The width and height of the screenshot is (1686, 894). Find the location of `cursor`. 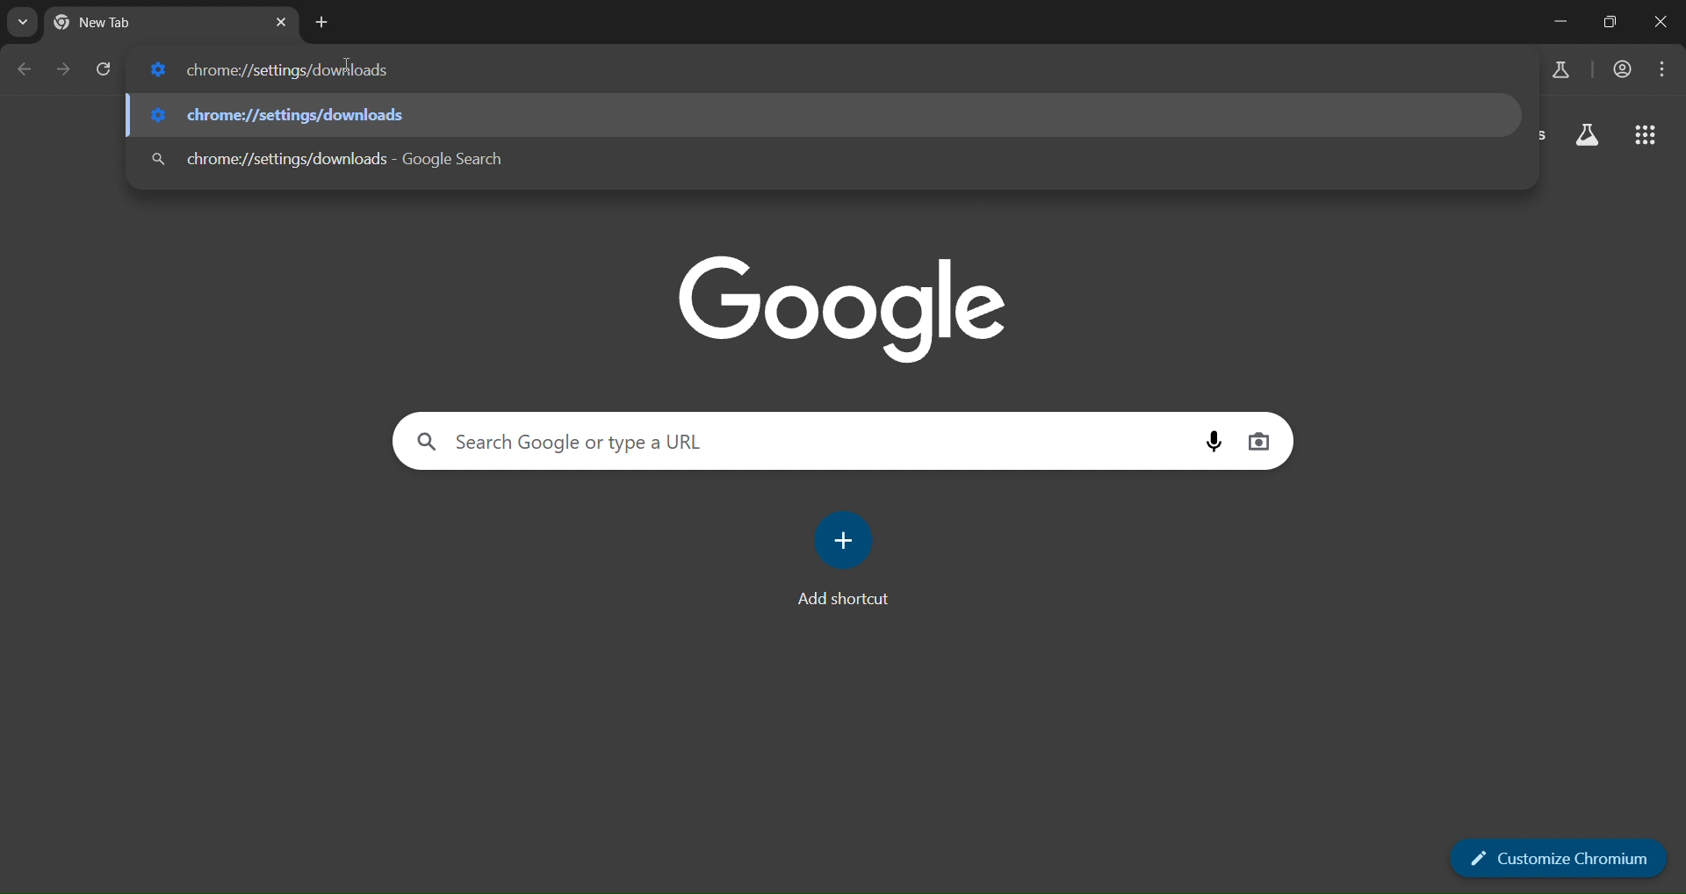

cursor is located at coordinates (351, 68).